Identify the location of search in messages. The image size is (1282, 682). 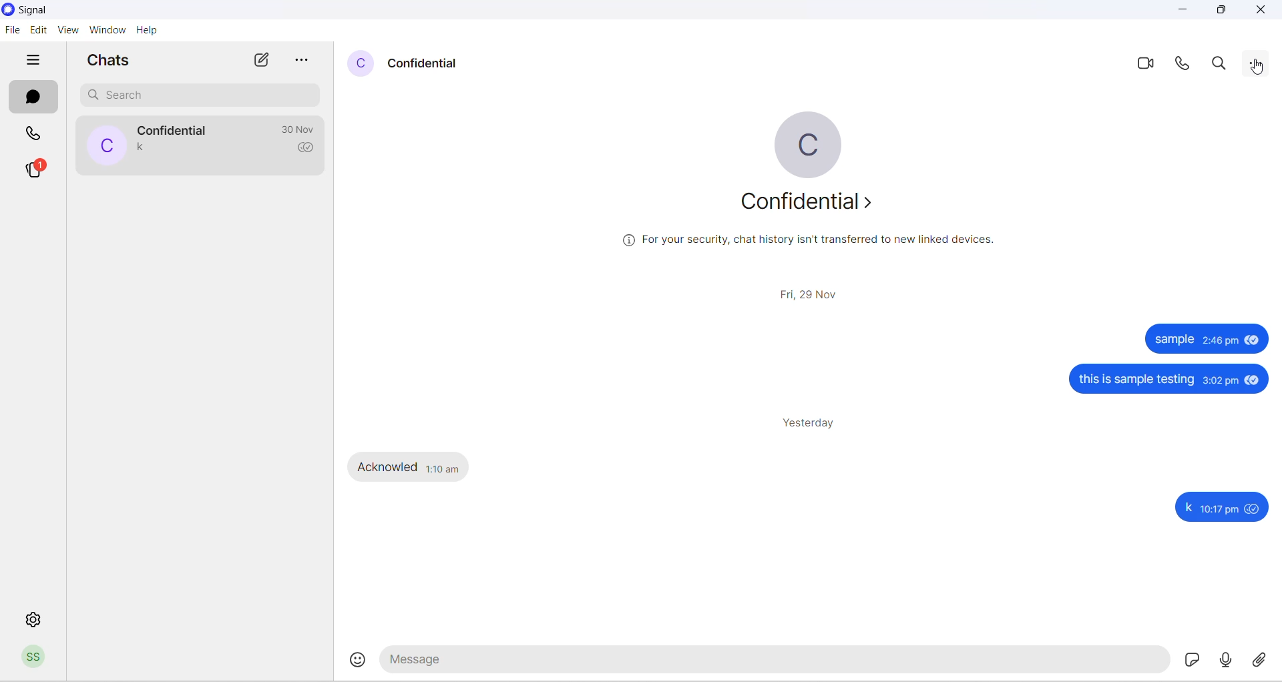
(1223, 63).